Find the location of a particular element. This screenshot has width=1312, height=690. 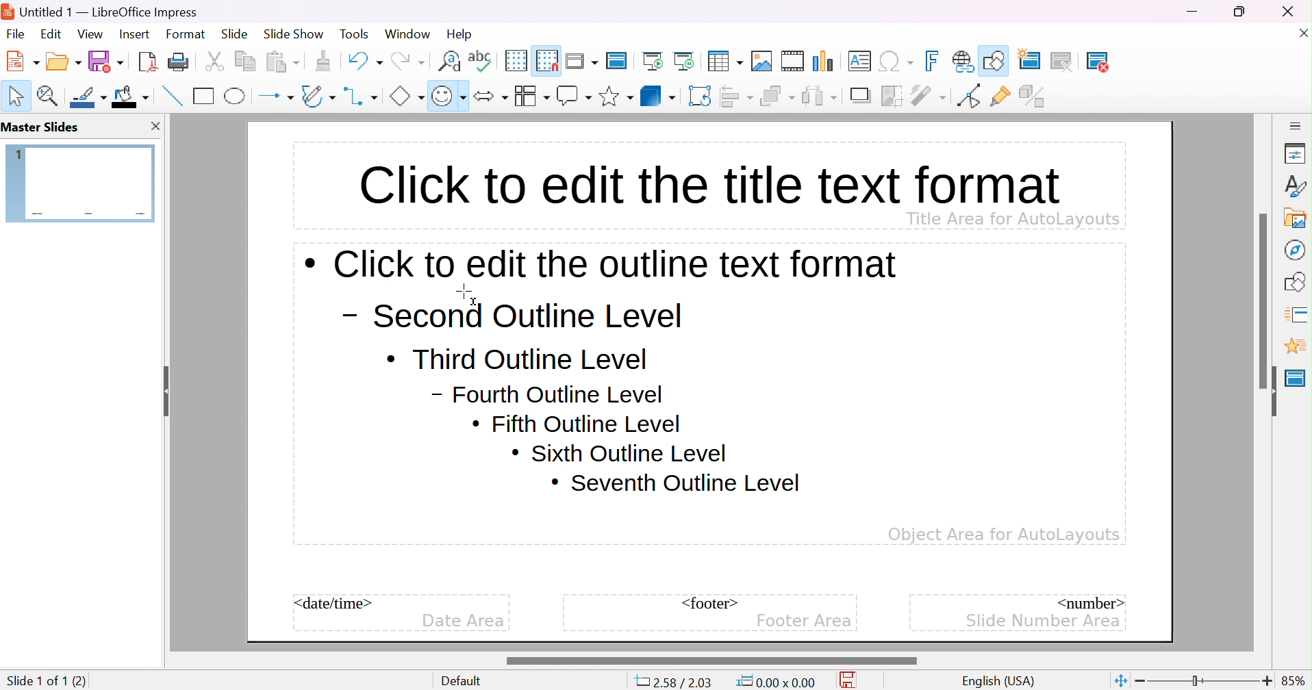

window is located at coordinates (407, 34).